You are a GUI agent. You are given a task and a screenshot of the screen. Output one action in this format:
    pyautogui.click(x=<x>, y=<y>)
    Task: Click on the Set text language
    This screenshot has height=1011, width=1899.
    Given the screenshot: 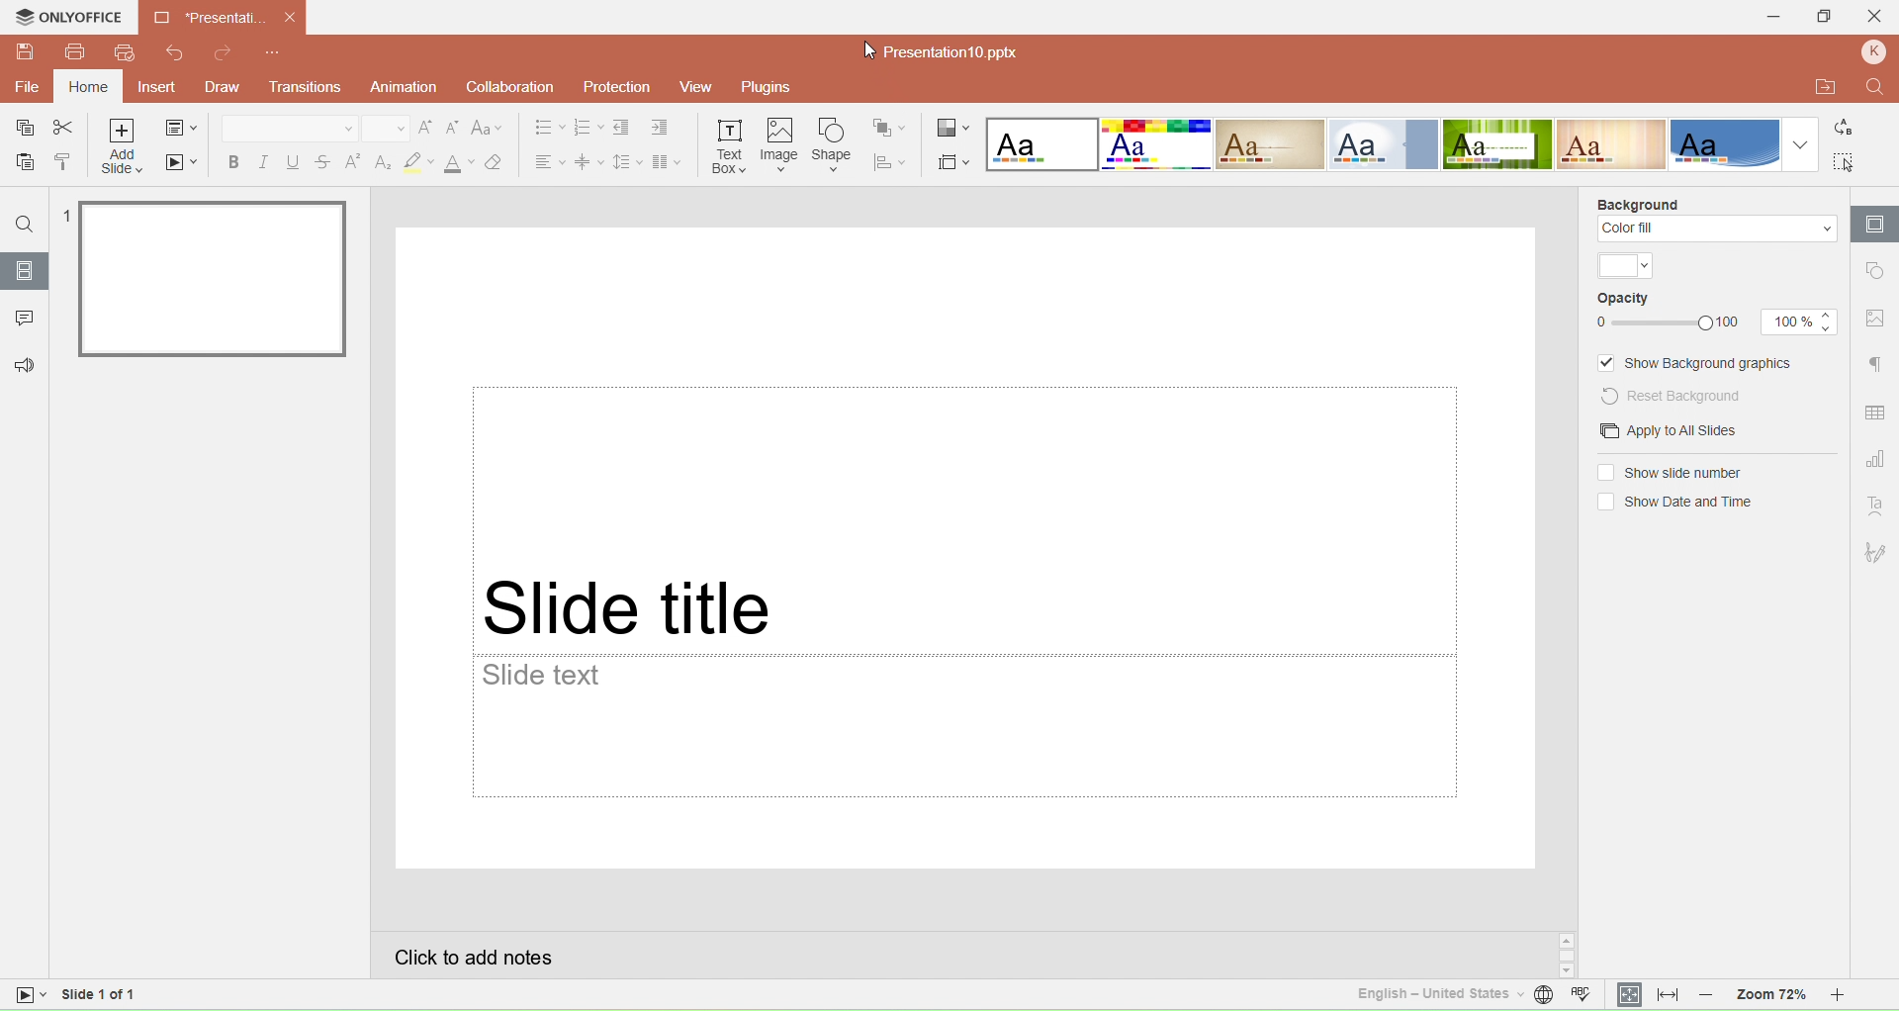 What is the action you would take?
    pyautogui.click(x=1428, y=993)
    